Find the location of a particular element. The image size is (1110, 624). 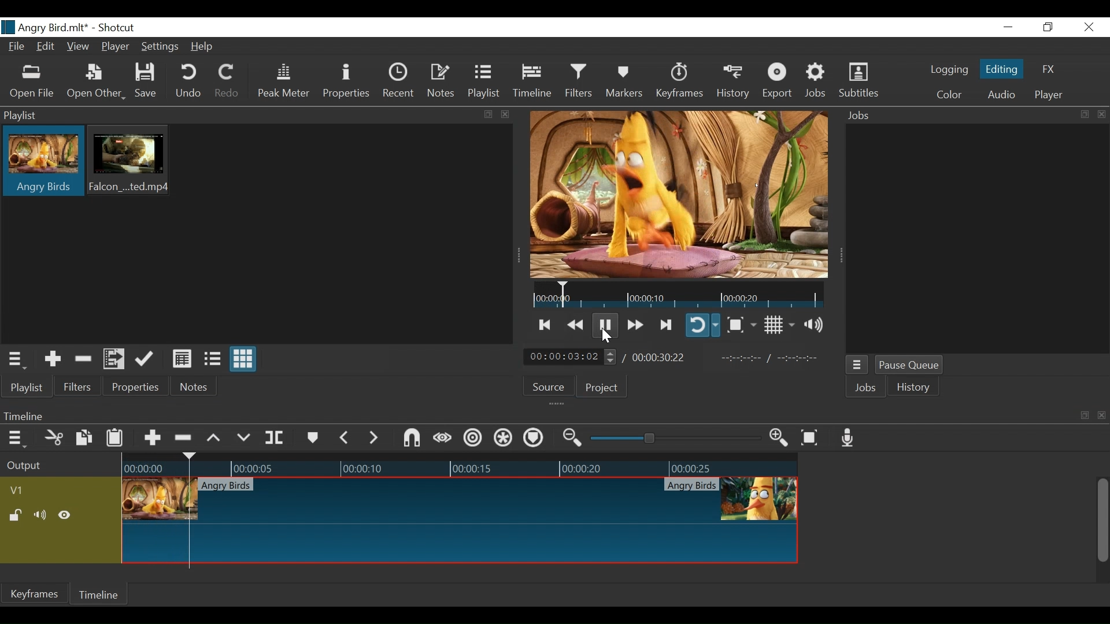

Hide is located at coordinates (68, 516).